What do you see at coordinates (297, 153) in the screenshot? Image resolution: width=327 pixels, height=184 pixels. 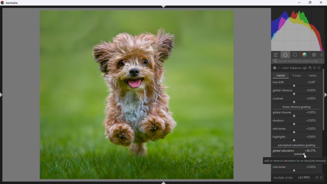 I see `Global saturation` at bounding box center [297, 153].